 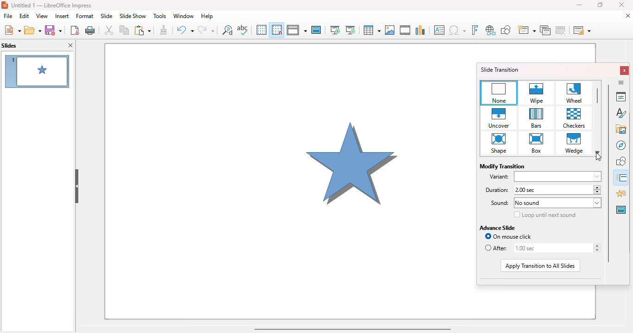 I want to click on edit after time, so click(x=551, y=248).